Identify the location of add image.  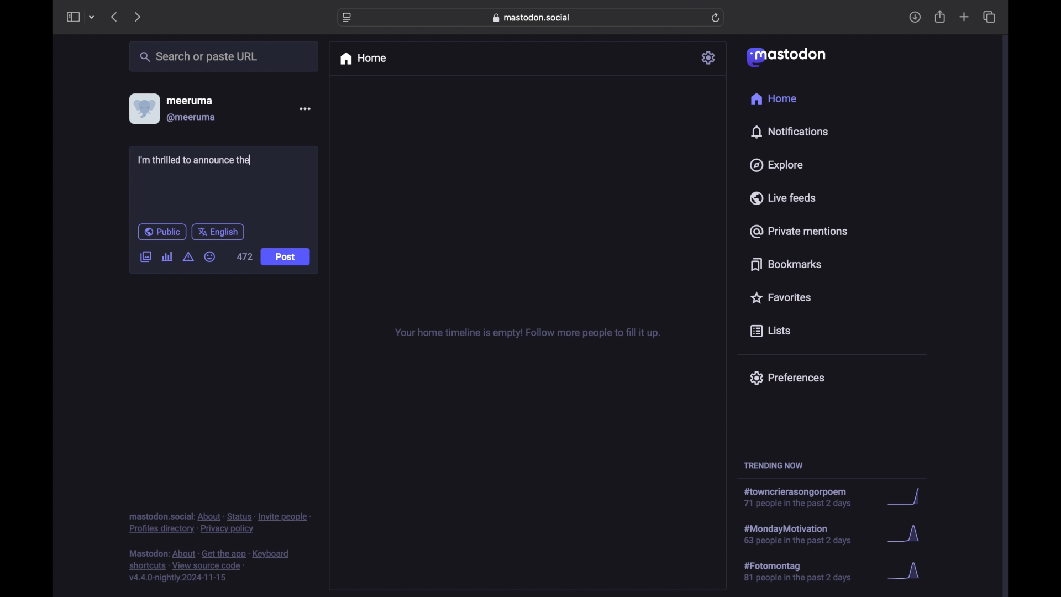
(145, 258).